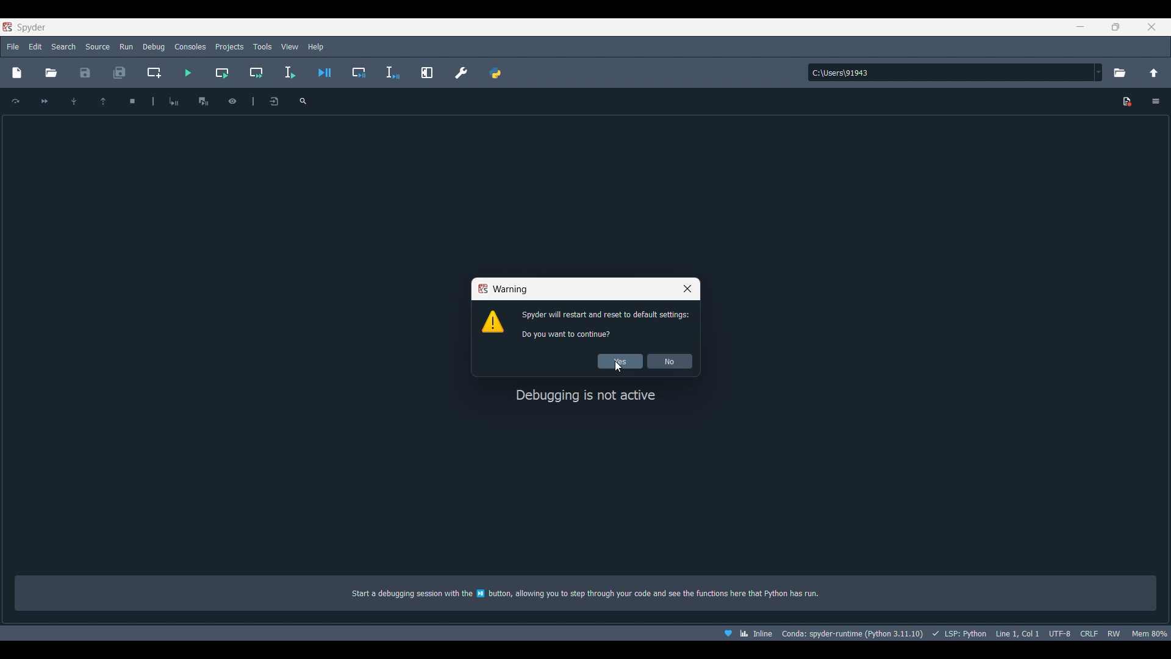 This screenshot has width=1171, height=659. Describe the element at coordinates (1154, 73) in the screenshot. I see `Change to parent directory` at that location.